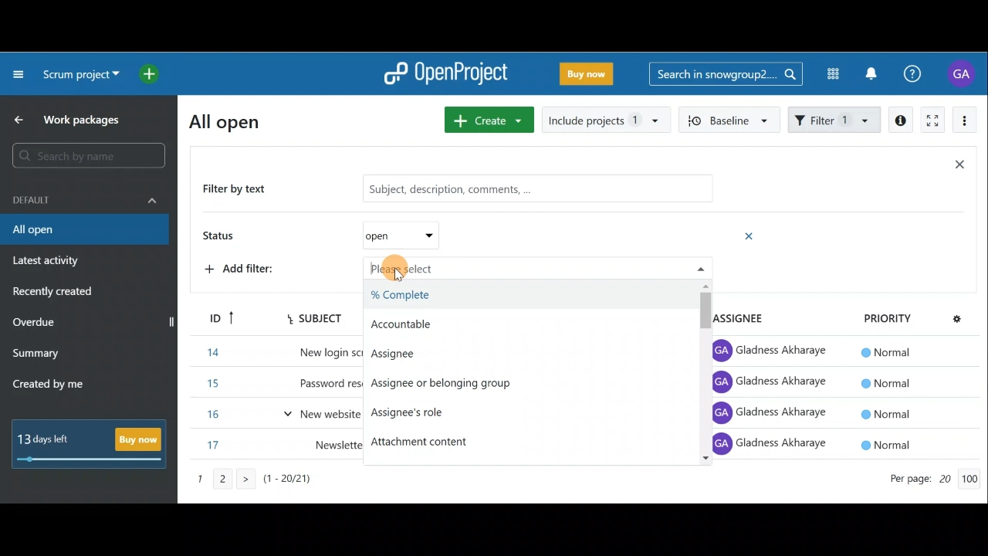 The width and height of the screenshot is (988, 556). I want to click on Activate zen mode, so click(931, 121).